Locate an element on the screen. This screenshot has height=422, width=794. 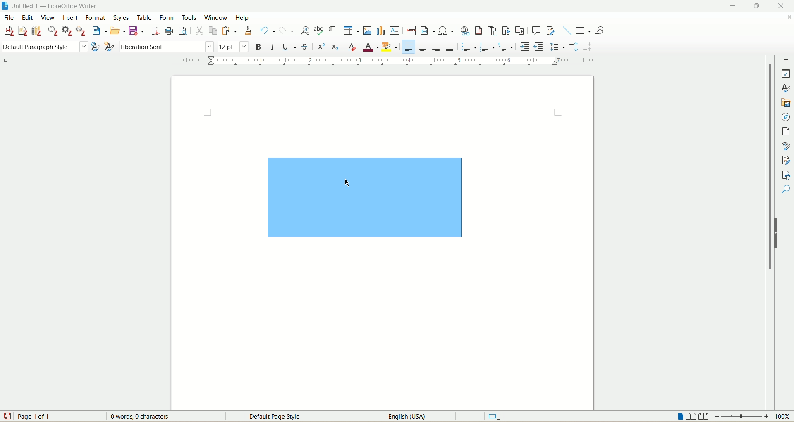
zoom factor is located at coordinates (753, 417).